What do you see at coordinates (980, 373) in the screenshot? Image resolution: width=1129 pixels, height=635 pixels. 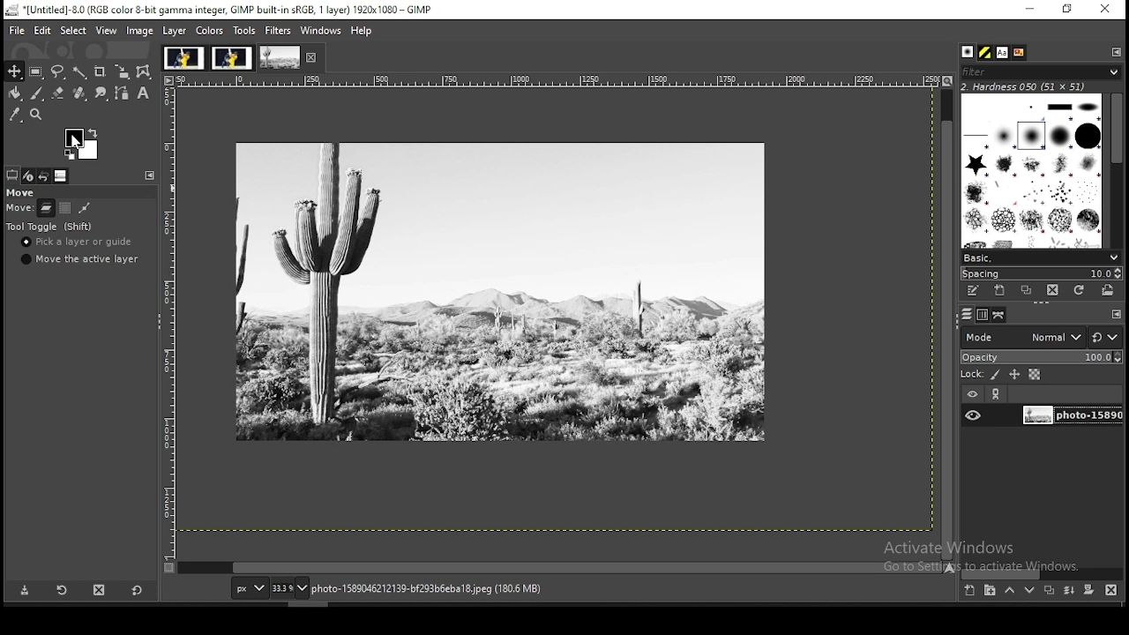 I see `lock pixels` at bounding box center [980, 373].